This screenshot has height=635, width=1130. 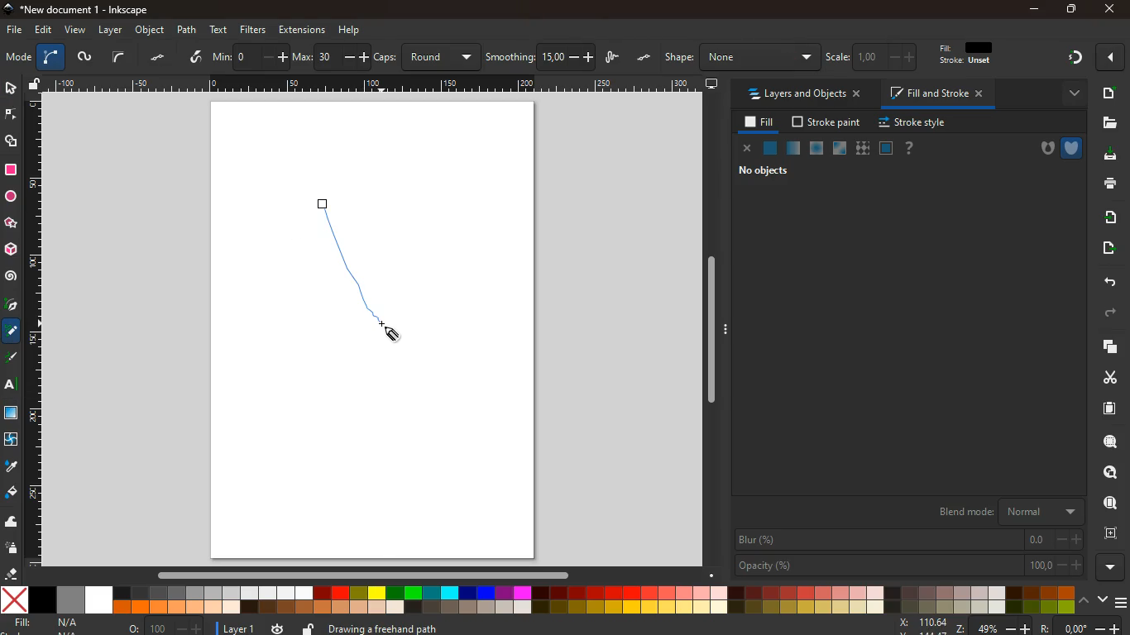 I want to click on text, so click(x=220, y=31).